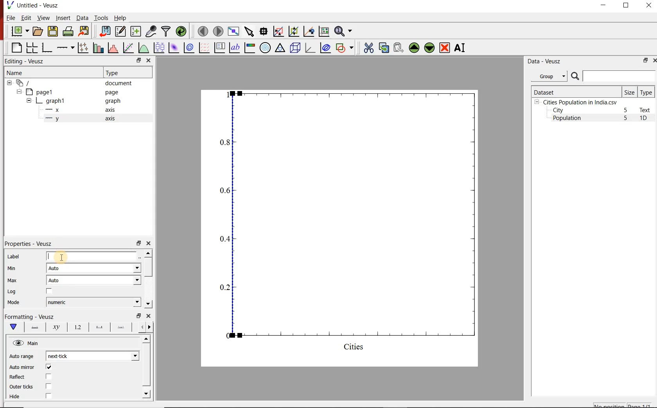  Describe the element at coordinates (138, 243) in the screenshot. I see `restore` at that location.